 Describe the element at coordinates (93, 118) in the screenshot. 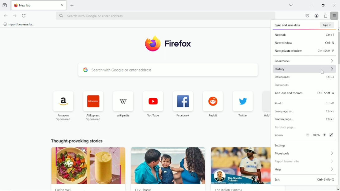

I see `AliExpress` at that location.